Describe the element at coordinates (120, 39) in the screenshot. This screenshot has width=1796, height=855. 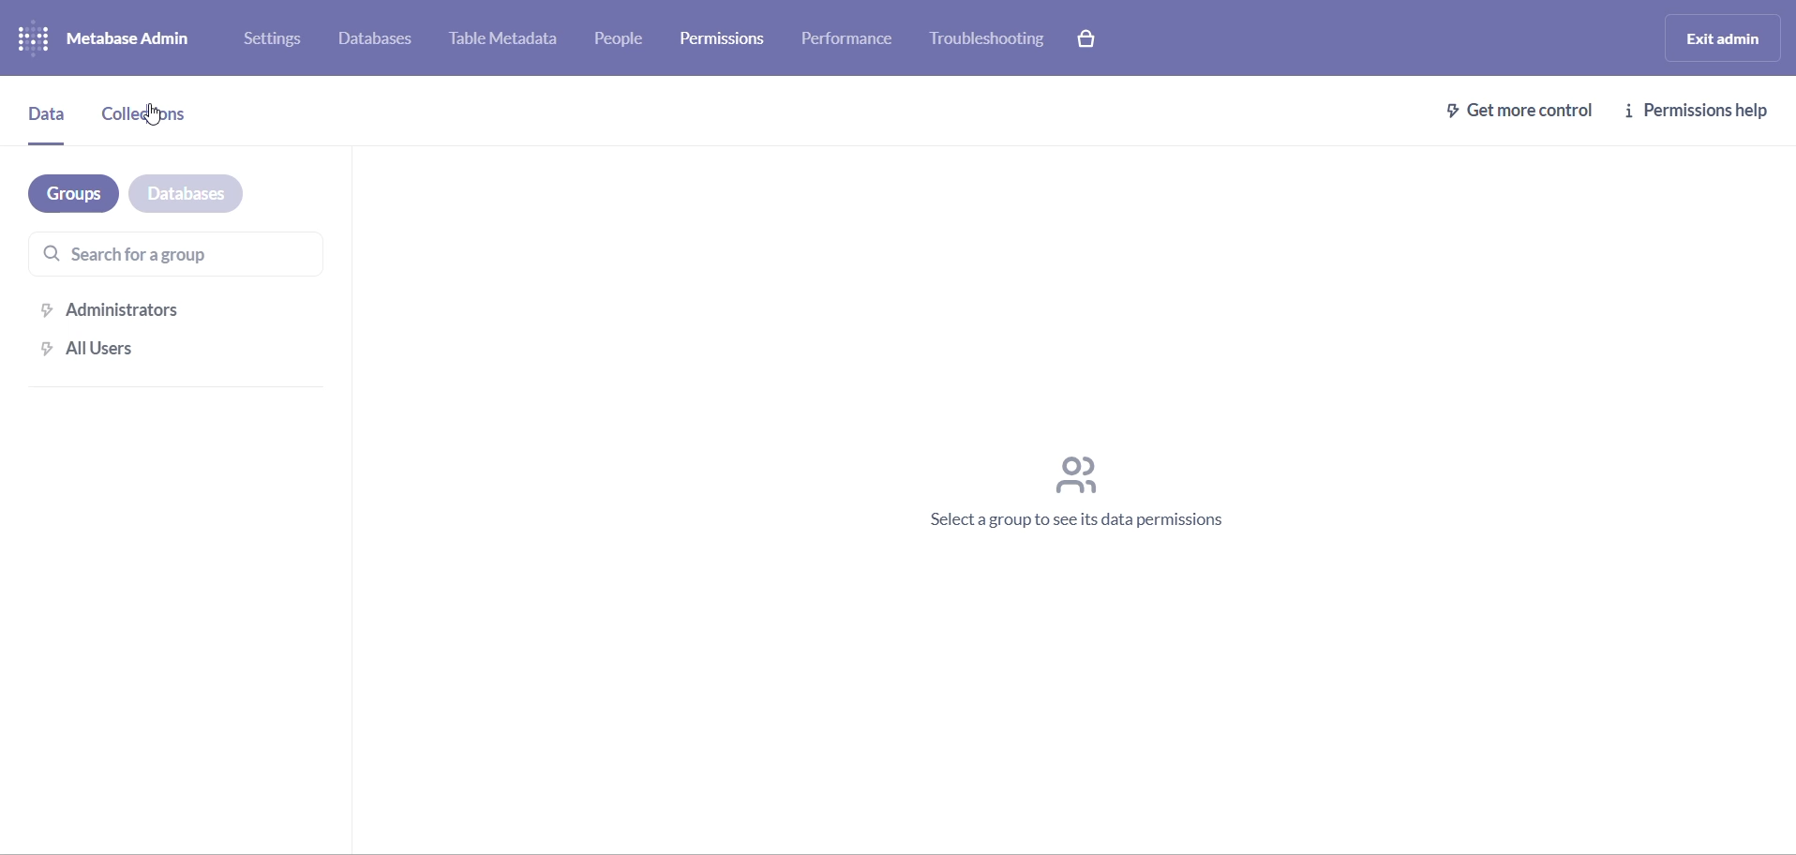
I see `logo and name` at that location.